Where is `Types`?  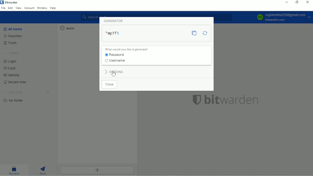 Types is located at coordinates (12, 53).